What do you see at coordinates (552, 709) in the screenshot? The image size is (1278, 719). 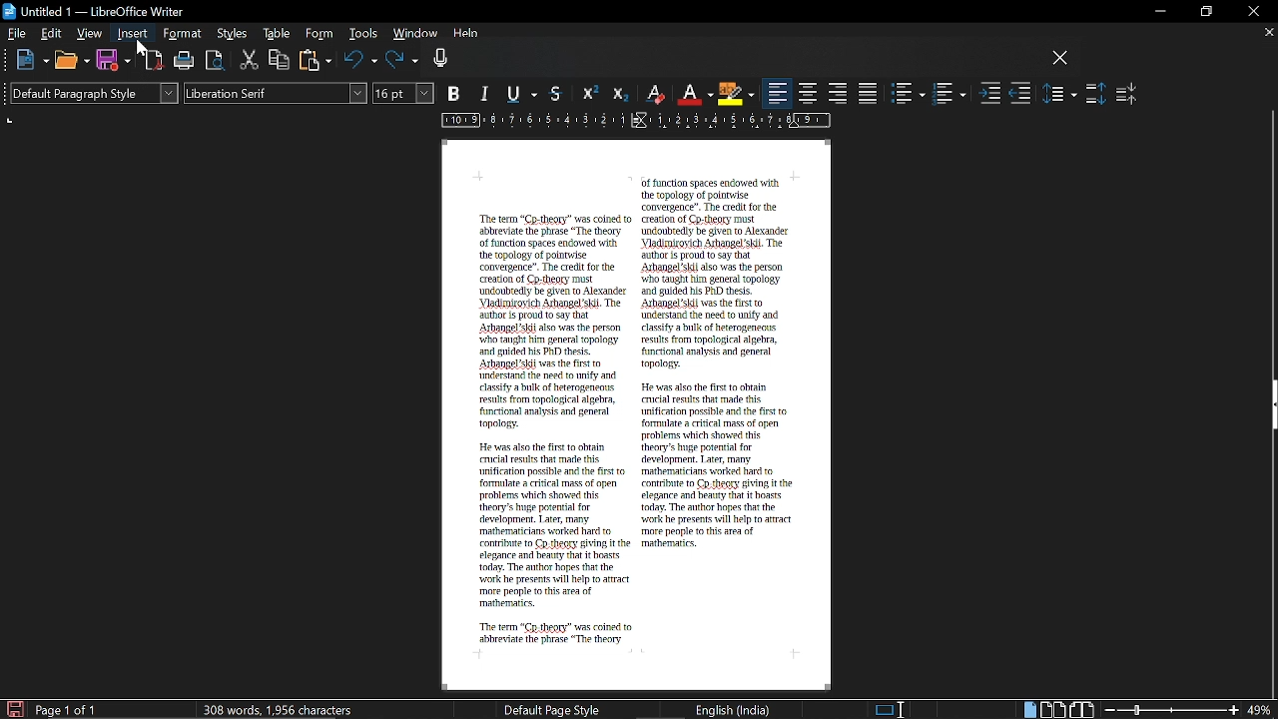 I see `Default page style` at bounding box center [552, 709].